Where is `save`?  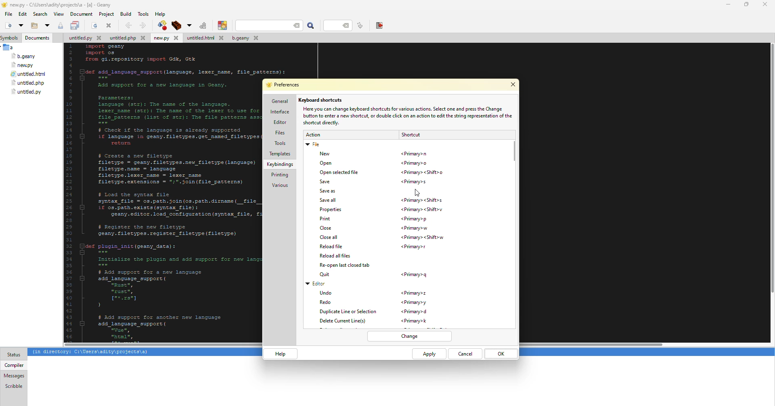 save is located at coordinates (325, 182).